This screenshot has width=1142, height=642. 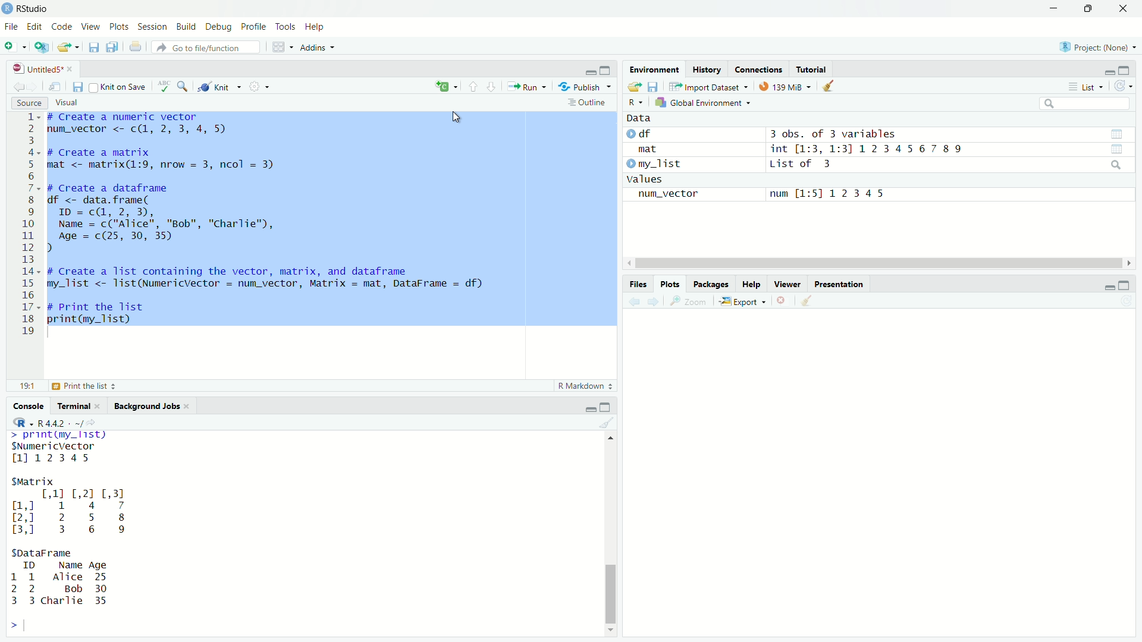 What do you see at coordinates (253, 26) in the screenshot?
I see `Profile` at bounding box center [253, 26].